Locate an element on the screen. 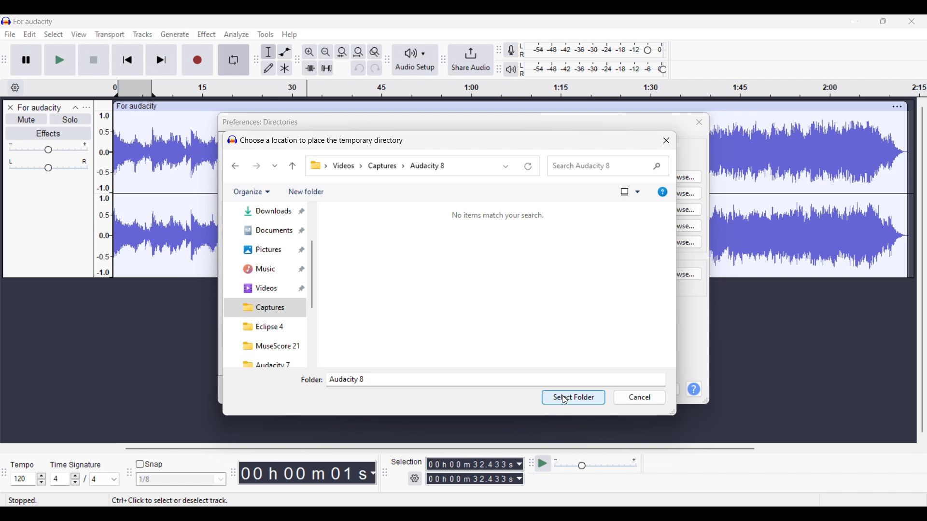  Open menu is located at coordinates (86, 108).